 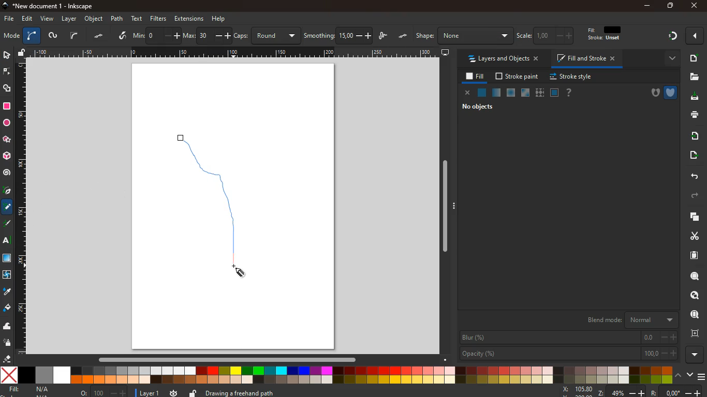 What do you see at coordinates (518, 76) in the screenshot?
I see `stroke paint` at bounding box center [518, 76].